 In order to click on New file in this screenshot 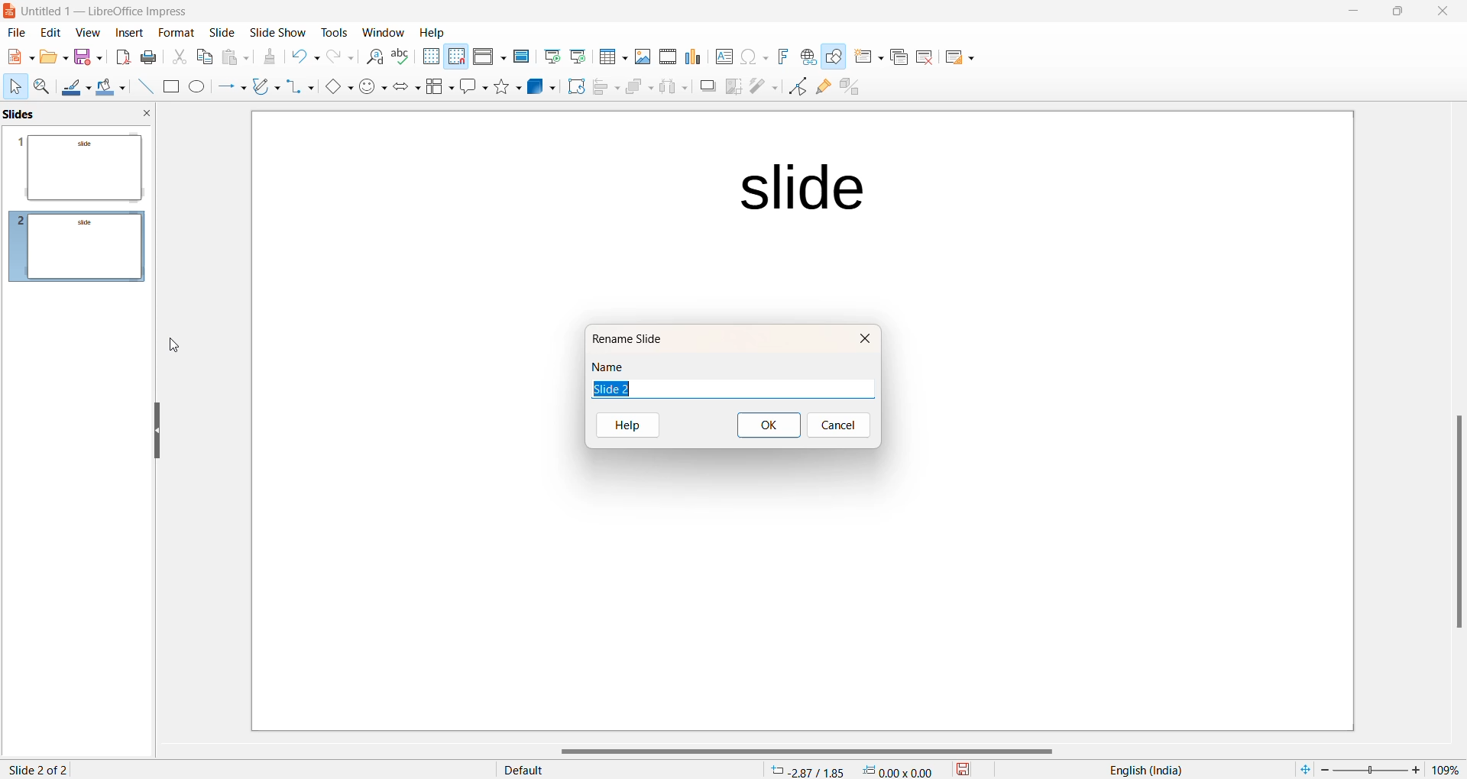, I will do `click(18, 56)`.